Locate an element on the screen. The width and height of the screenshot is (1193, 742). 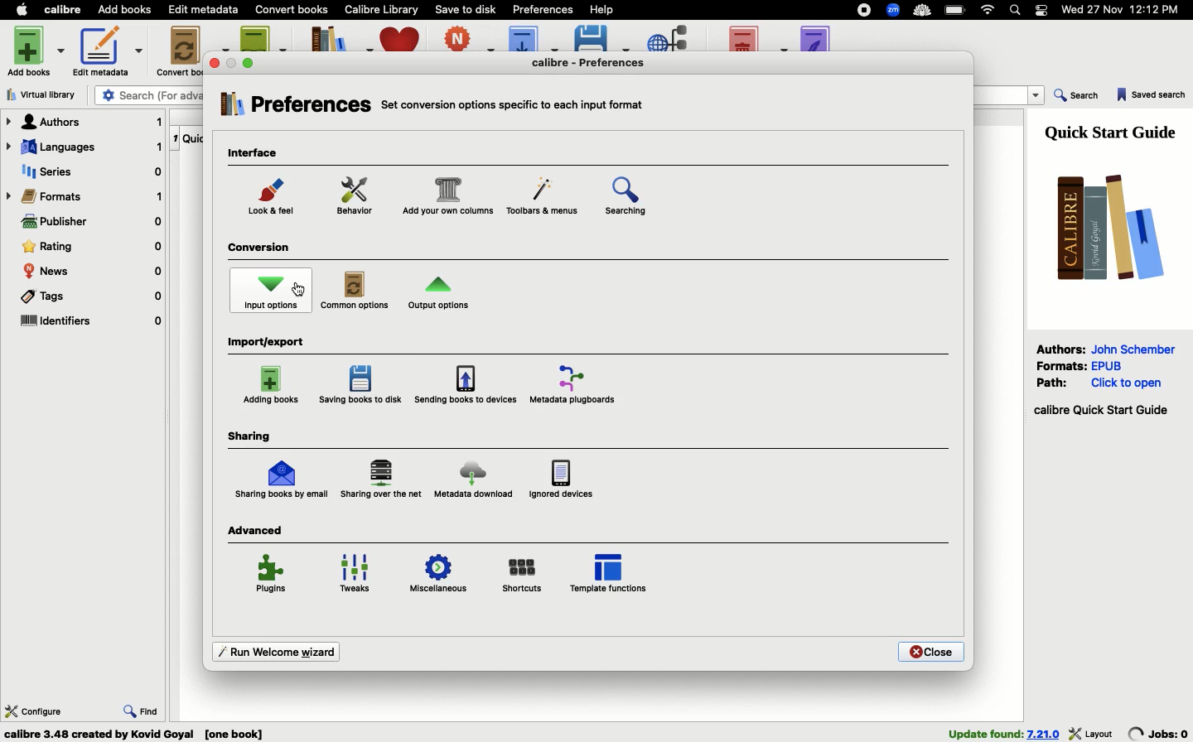
layout is located at coordinates (1092, 733).